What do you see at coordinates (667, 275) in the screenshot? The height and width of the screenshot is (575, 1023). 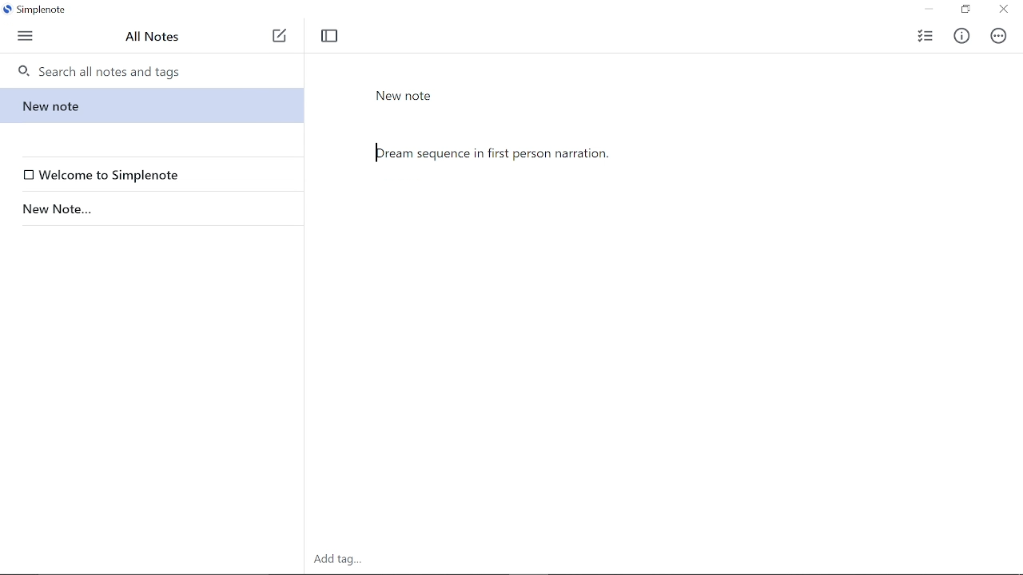 I see `Dream sequence in first person narration.` at bounding box center [667, 275].